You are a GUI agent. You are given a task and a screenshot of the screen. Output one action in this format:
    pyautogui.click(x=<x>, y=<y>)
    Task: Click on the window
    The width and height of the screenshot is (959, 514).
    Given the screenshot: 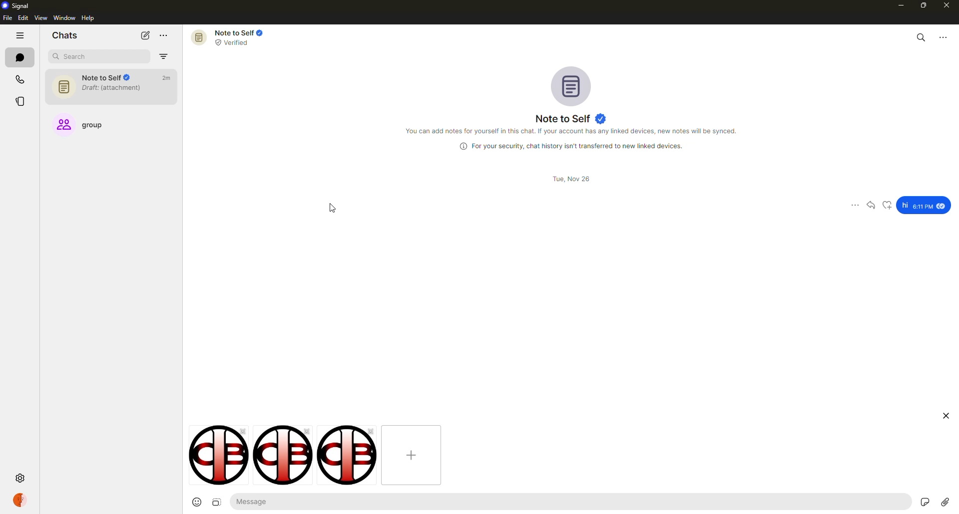 What is the action you would take?
    pyautogui.click(x=64, y=18)
    